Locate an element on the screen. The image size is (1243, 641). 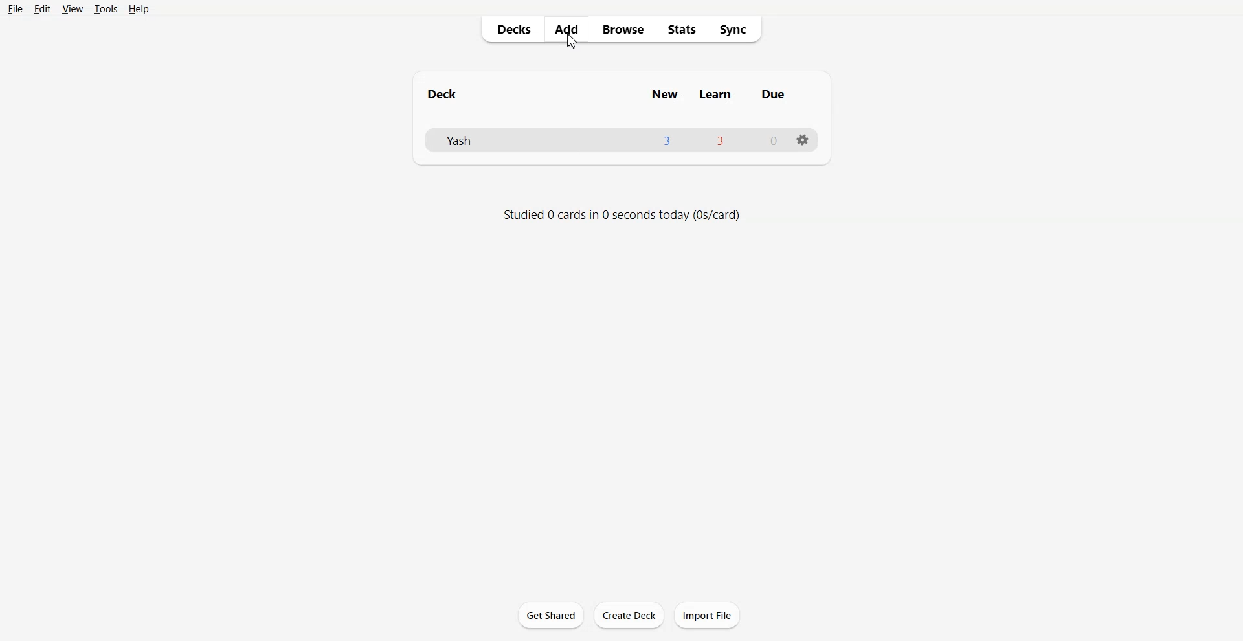
Tools is located at coordinates (106, 10).